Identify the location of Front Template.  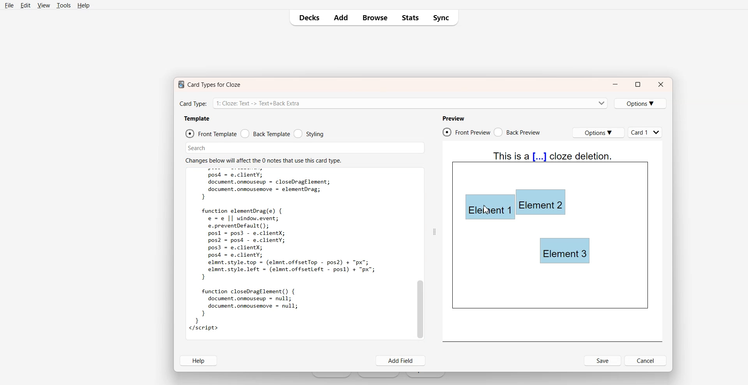
(211, 133).